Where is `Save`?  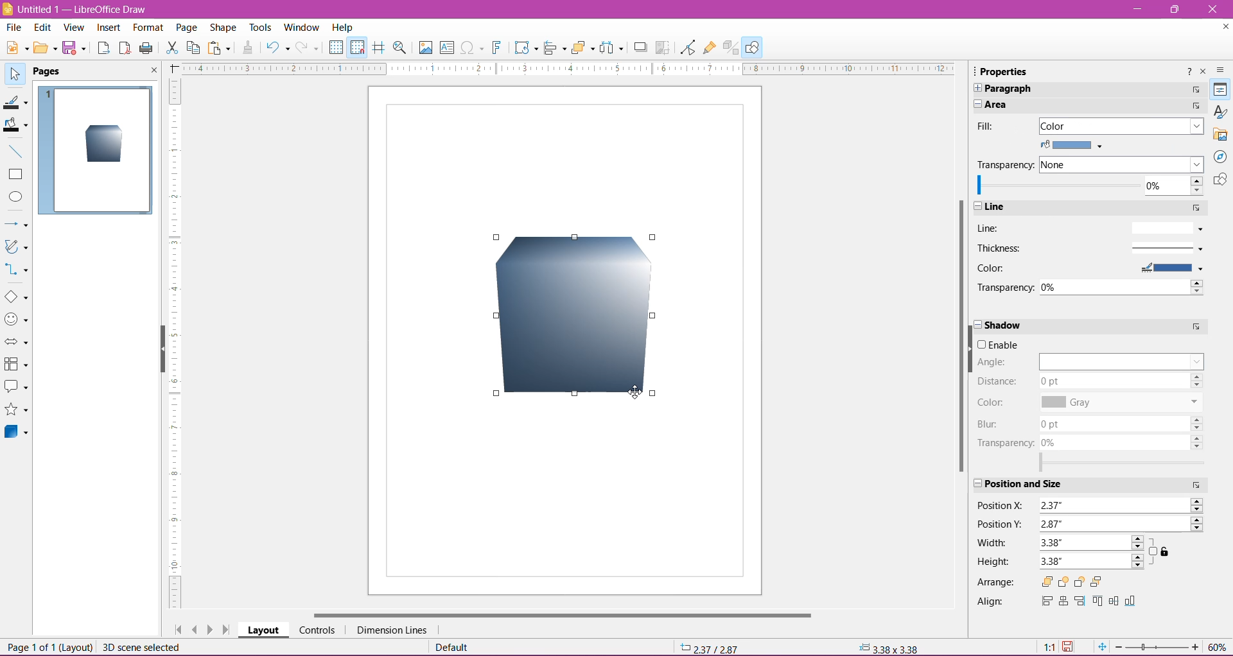
Save is located at coordinates (74, 49).